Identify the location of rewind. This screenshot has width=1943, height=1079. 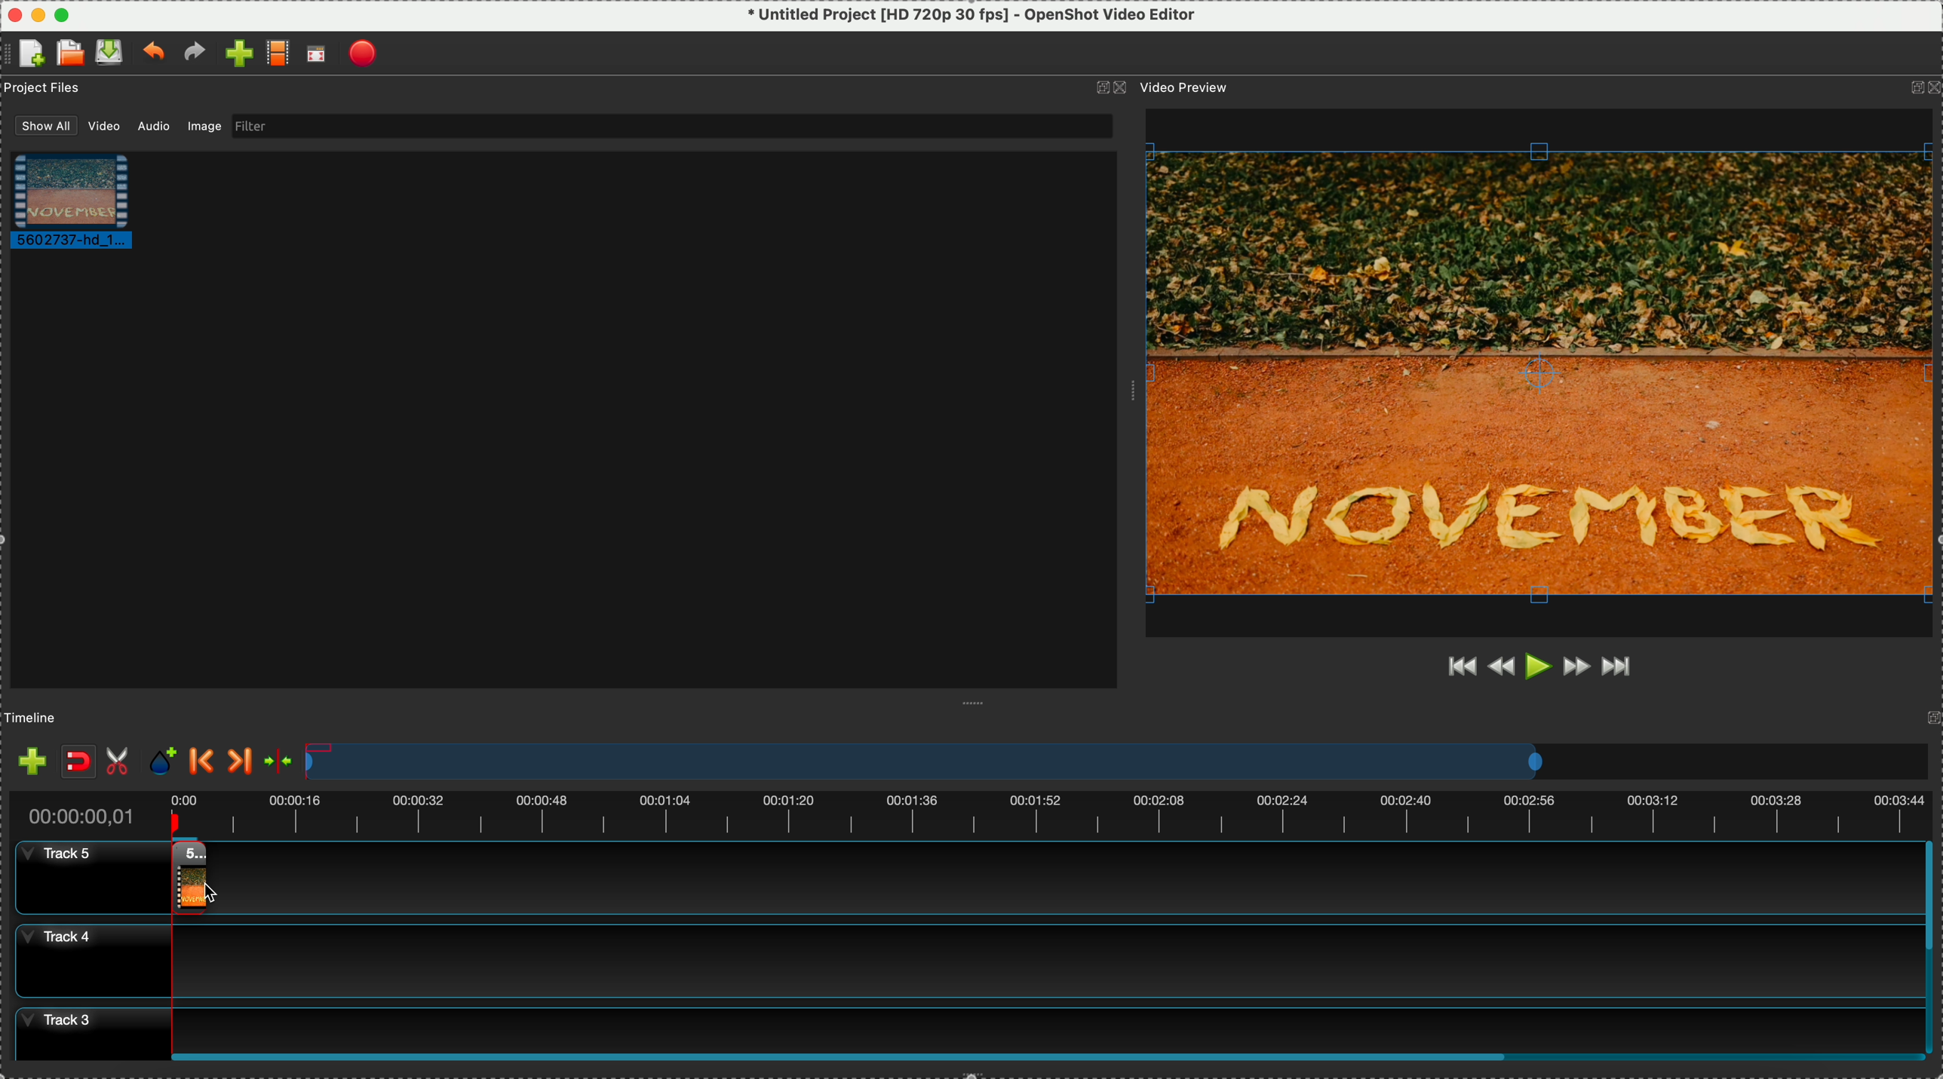
(1501, 670).